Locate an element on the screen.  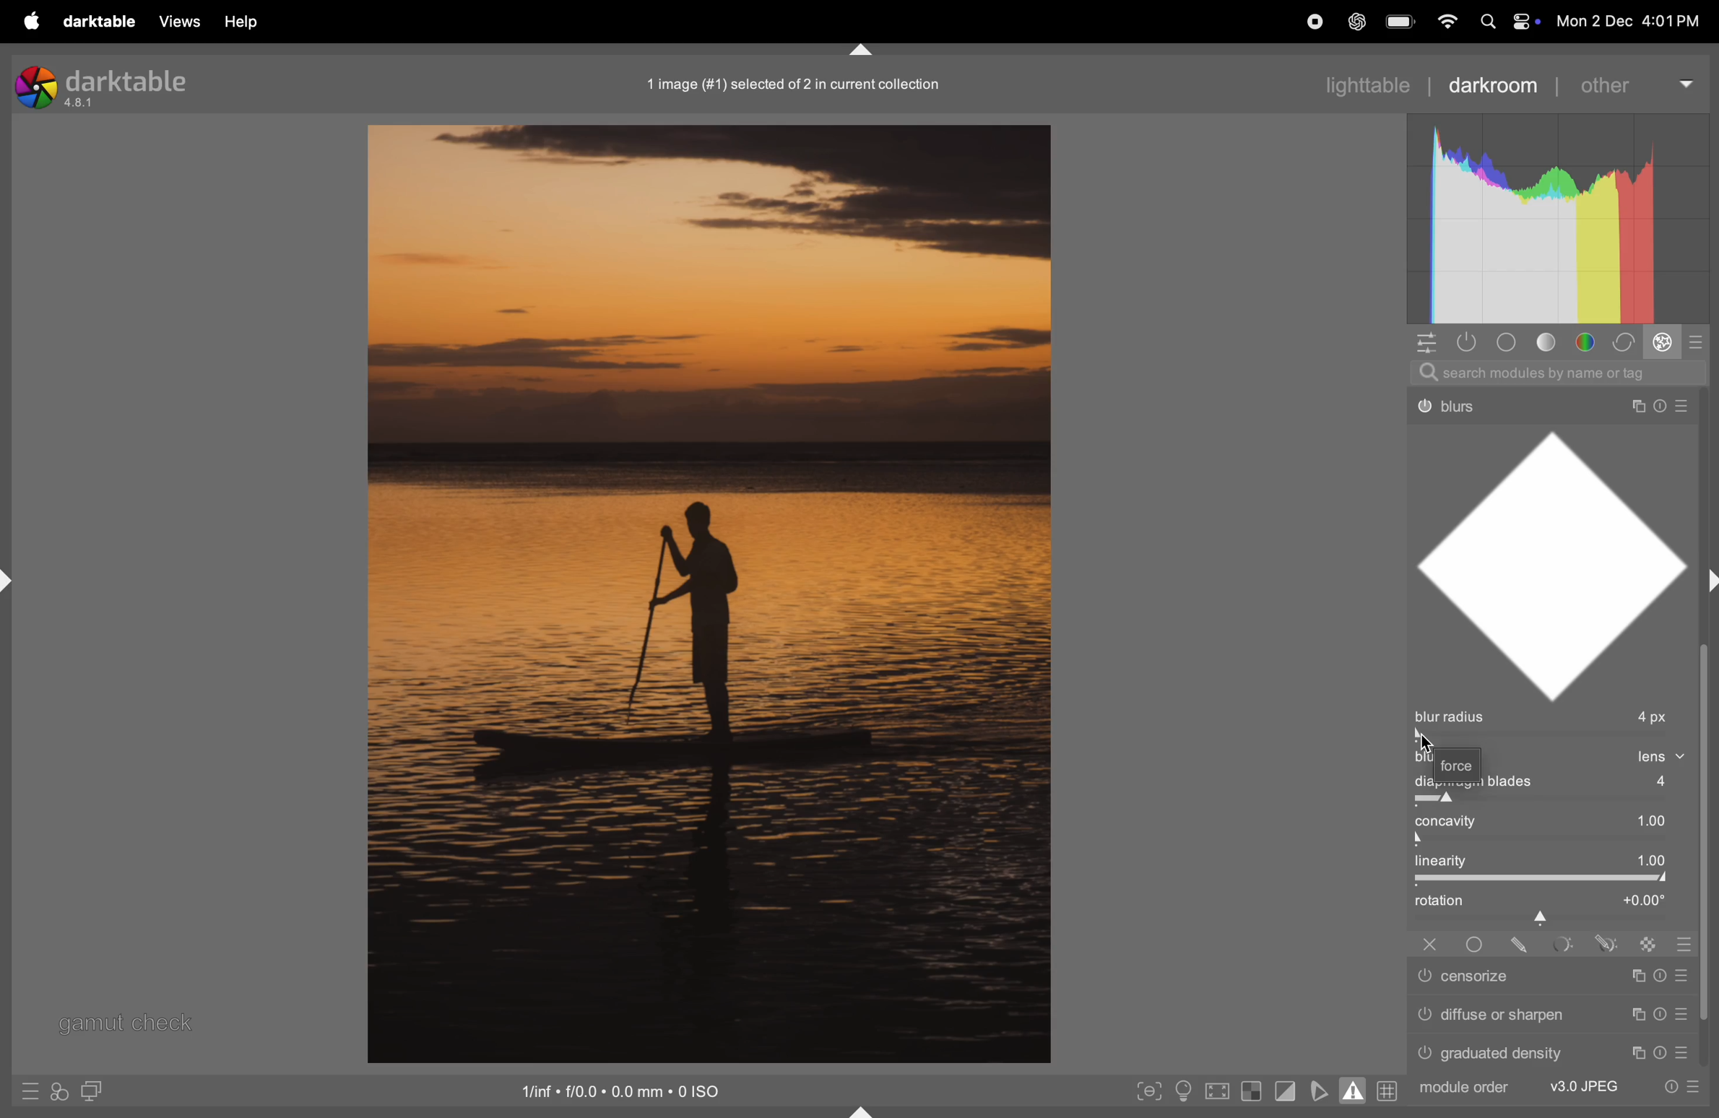
 is located at coordinates (1608, 943).